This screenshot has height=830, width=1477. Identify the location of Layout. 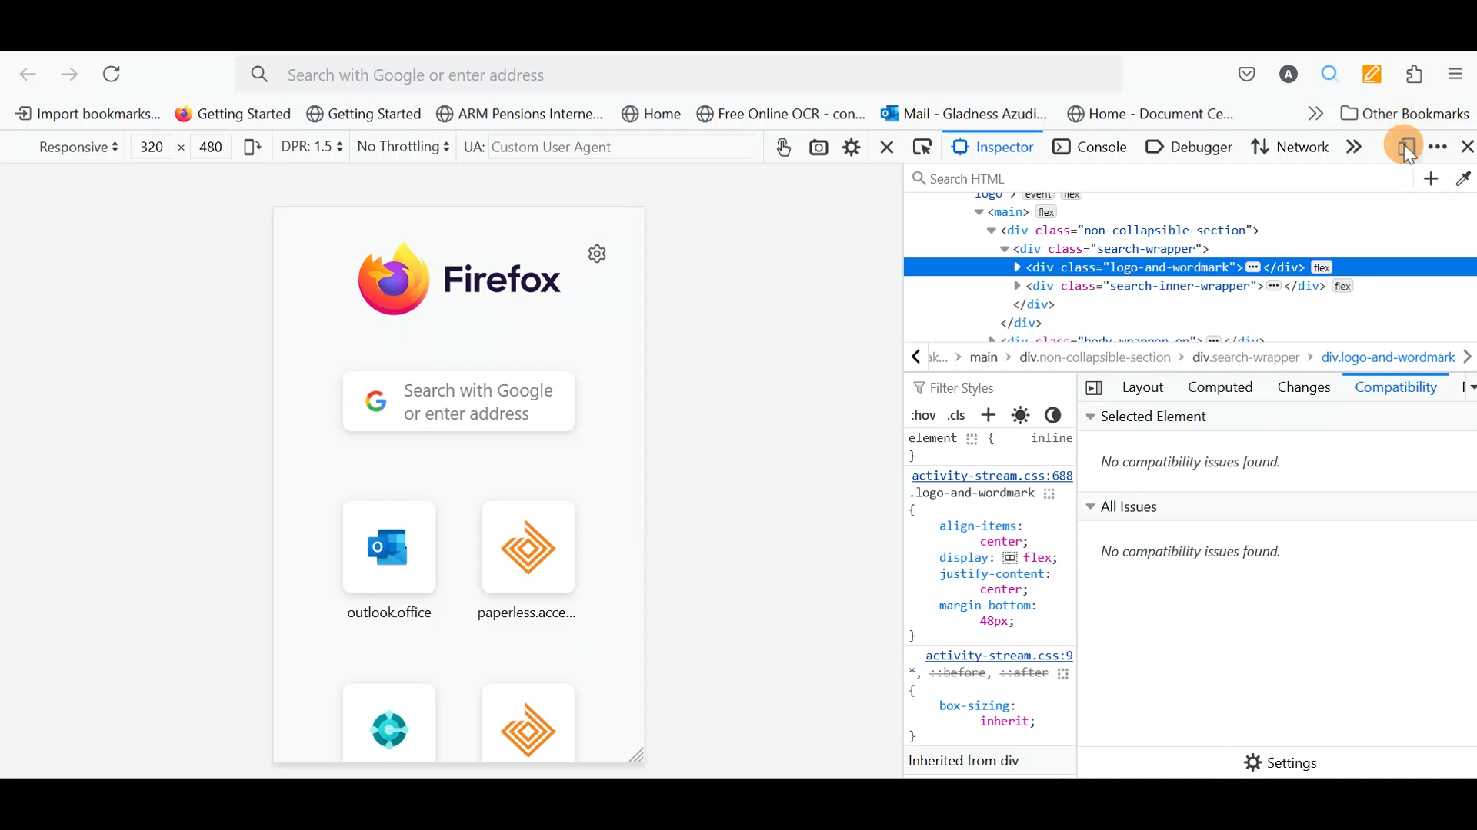
(1128, 388).